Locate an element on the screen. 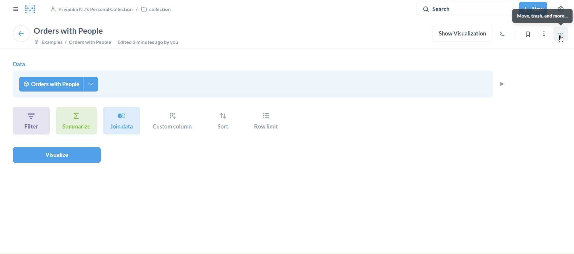  close sidebar is located at coordinates (16, 9).